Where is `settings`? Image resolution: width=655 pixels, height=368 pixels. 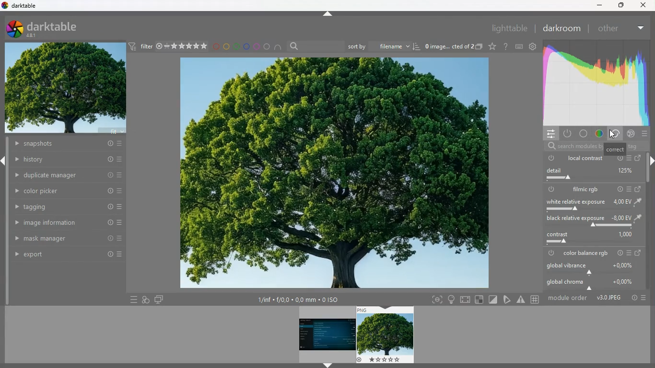
settings is located at coordinates (550, 134).